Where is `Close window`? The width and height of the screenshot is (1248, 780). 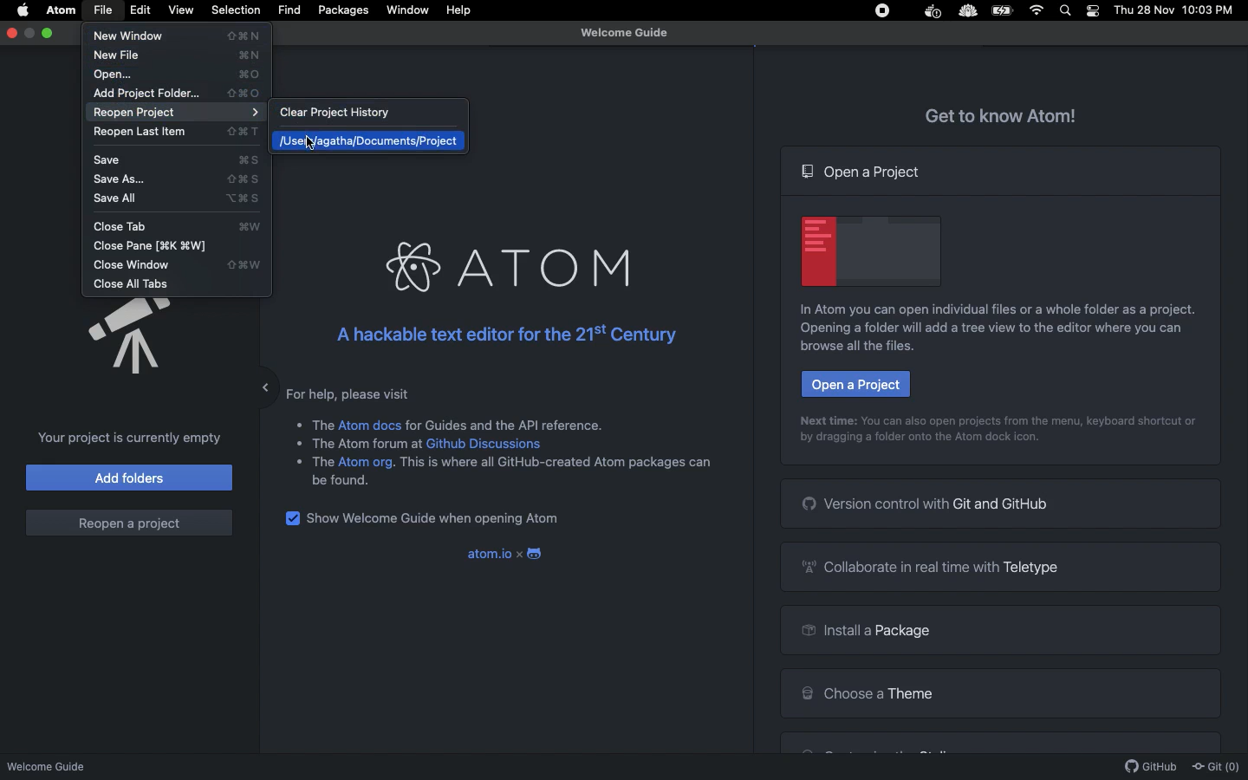 Close window is located at coordinates (175, 266).